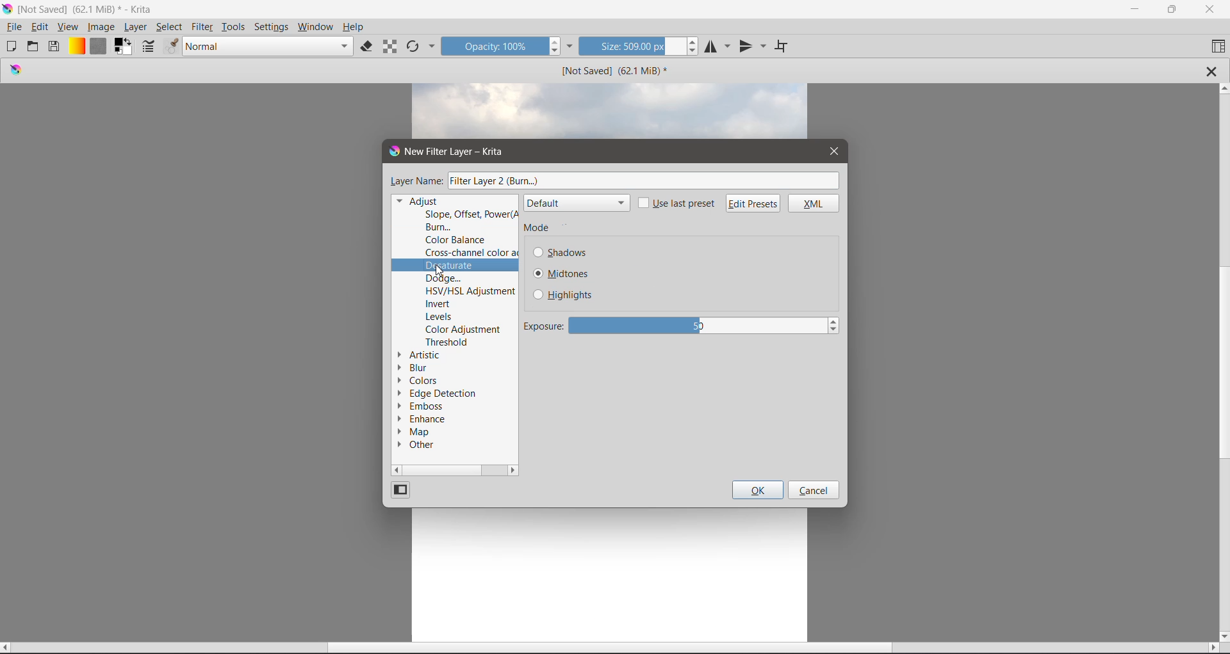 The height and width of the screenshot is (654, 1230). Describe the element at coordinates (455, 266) in the screenshot. I see `Departure` at that location.